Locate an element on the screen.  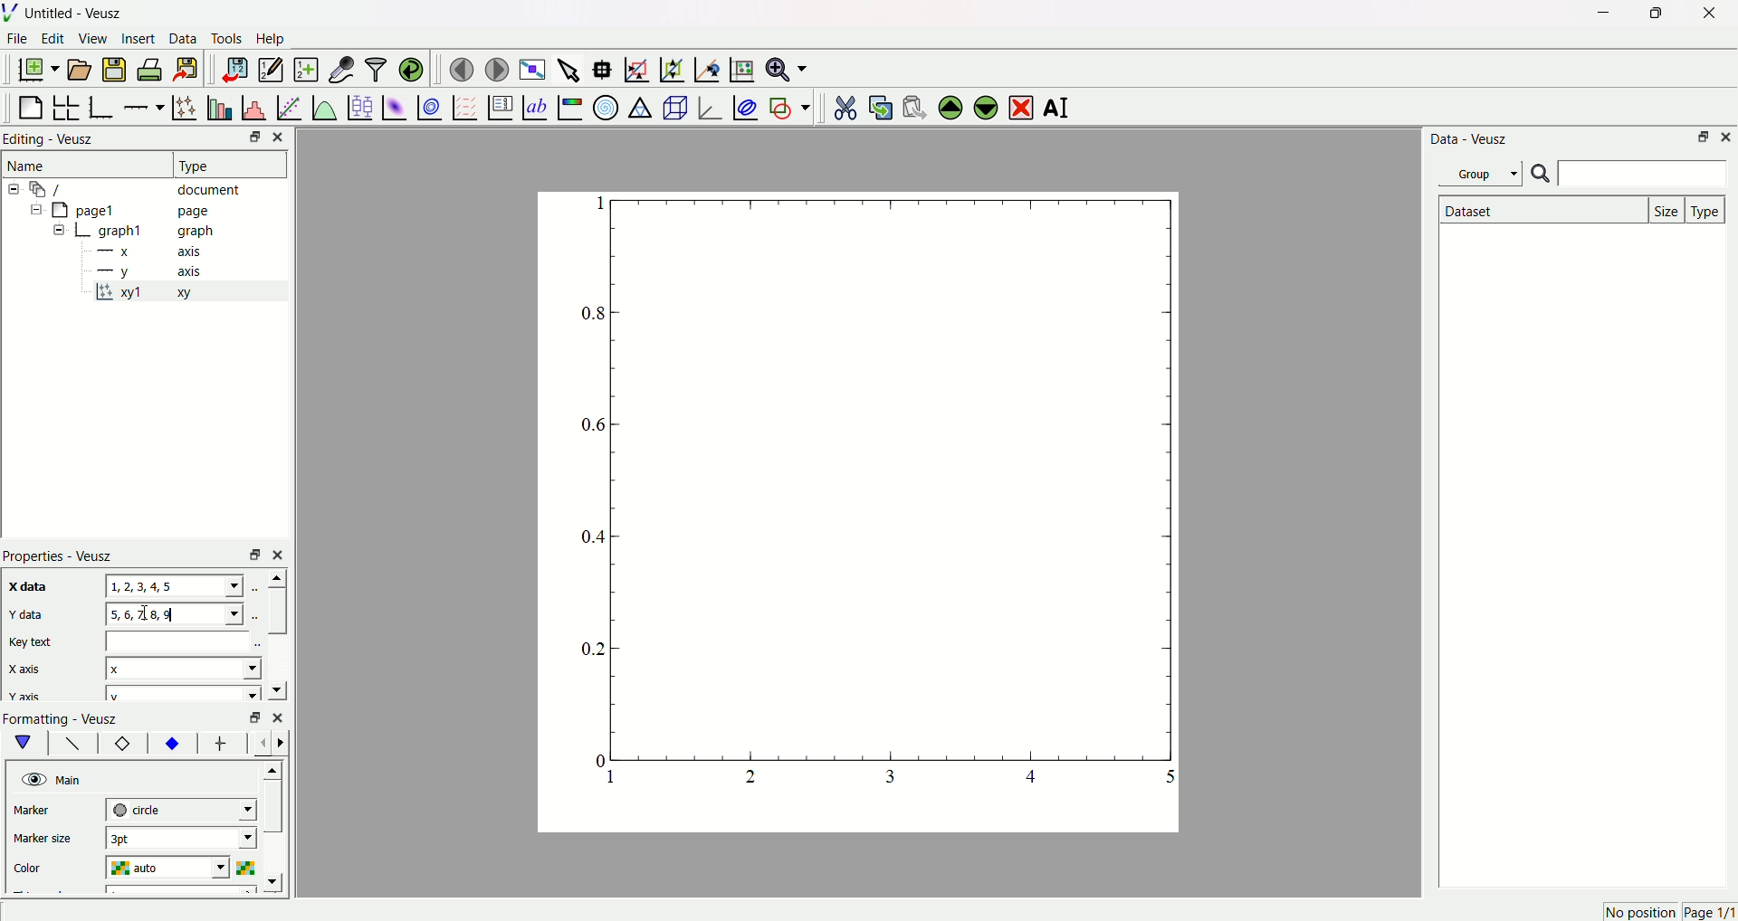
1, 2, 3, 4, 5 is located at coordinates (176, 586).